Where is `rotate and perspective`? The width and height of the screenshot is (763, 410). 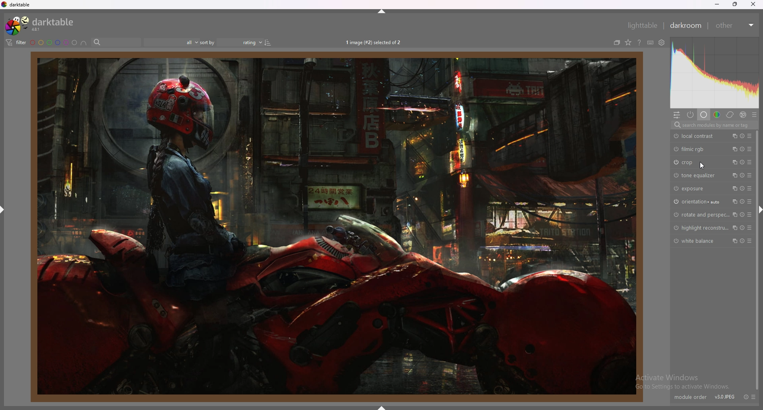 rotate and perspective is located at coordinates (700, 215).